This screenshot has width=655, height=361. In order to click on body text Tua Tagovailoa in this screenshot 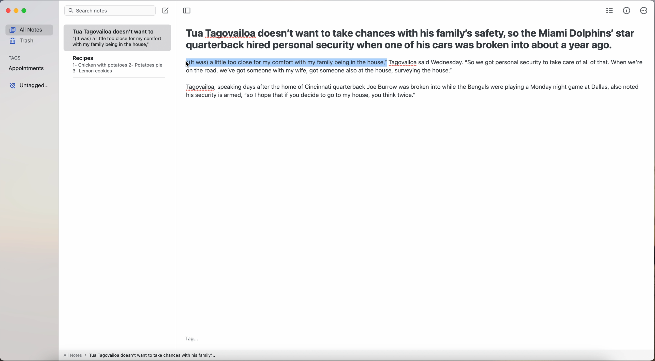, I will do `click(413, 86)`.